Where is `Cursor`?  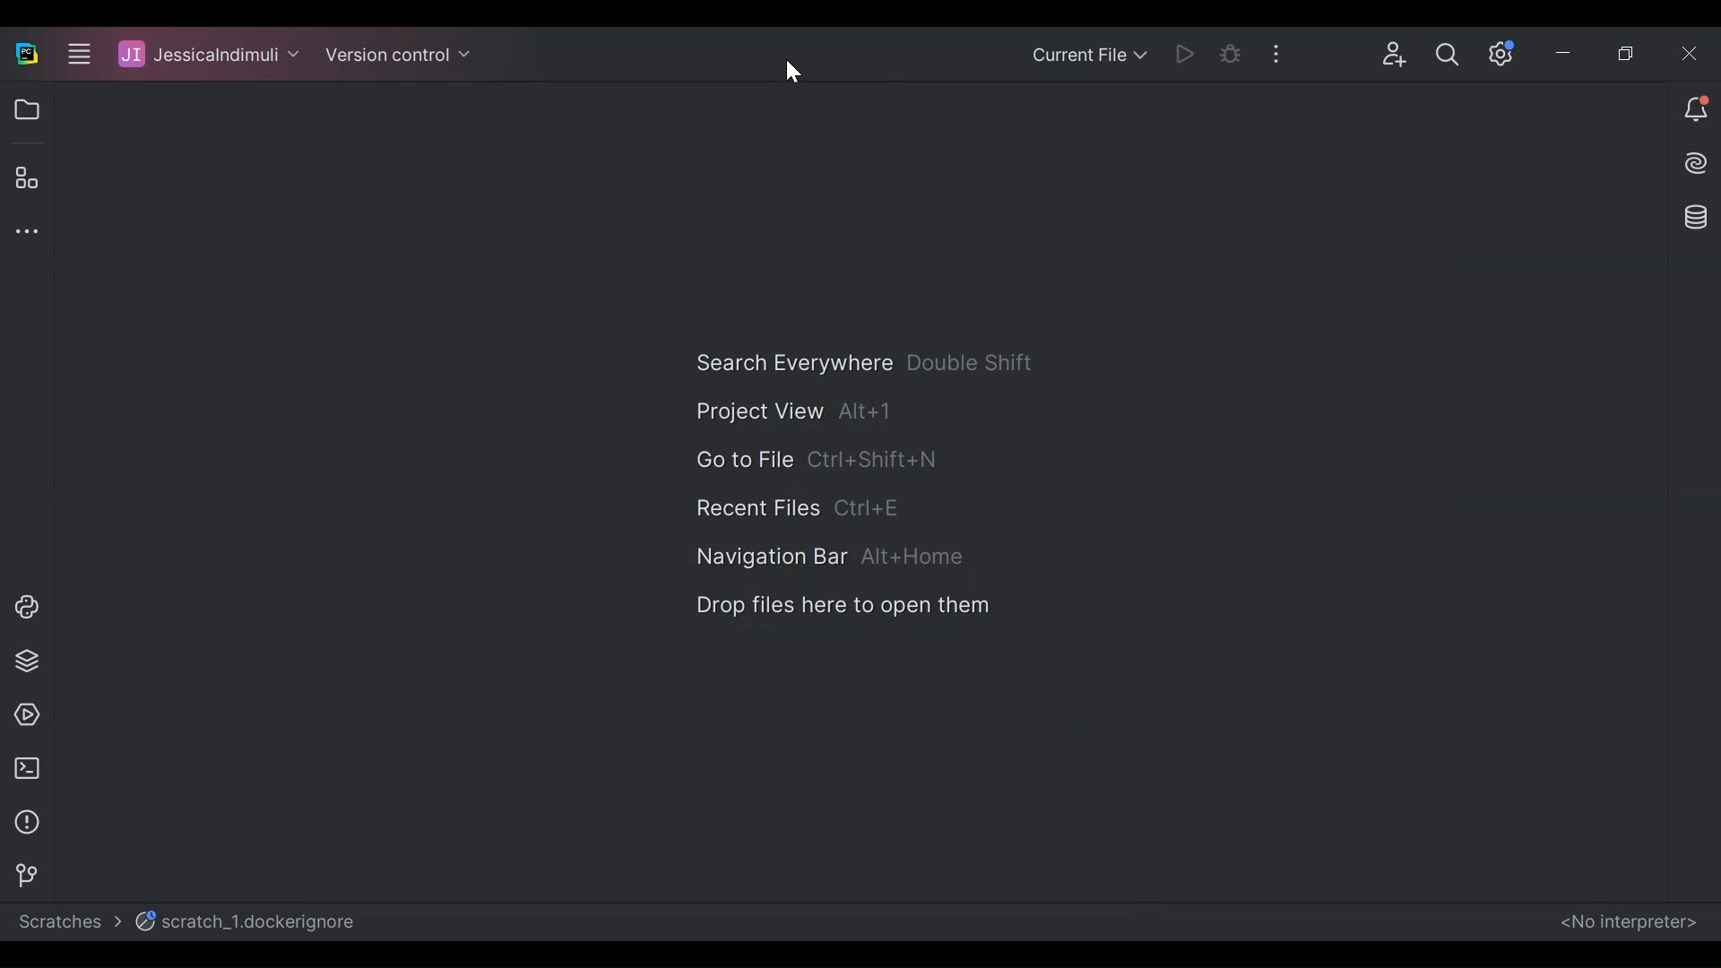 Cursor is located at coordinates (795, 74).